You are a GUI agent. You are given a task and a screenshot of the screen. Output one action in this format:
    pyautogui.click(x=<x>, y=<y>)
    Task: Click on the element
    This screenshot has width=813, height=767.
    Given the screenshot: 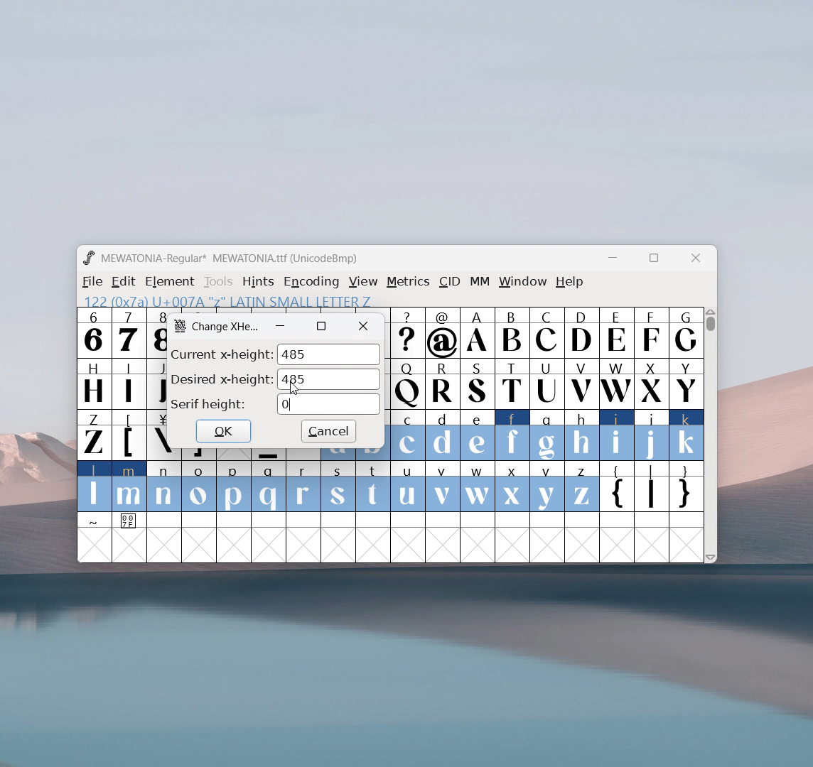 What is the action you would take?
    pyautogui.click(x=170, y=282)
    